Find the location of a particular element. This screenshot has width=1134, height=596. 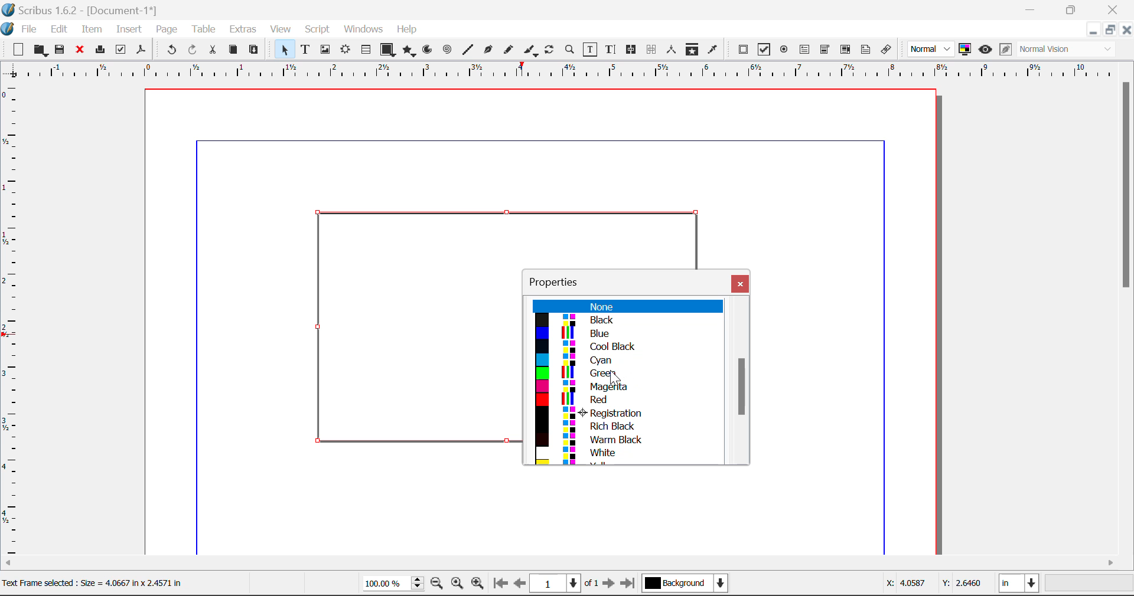

Edit is located at coordinates (59, 28).